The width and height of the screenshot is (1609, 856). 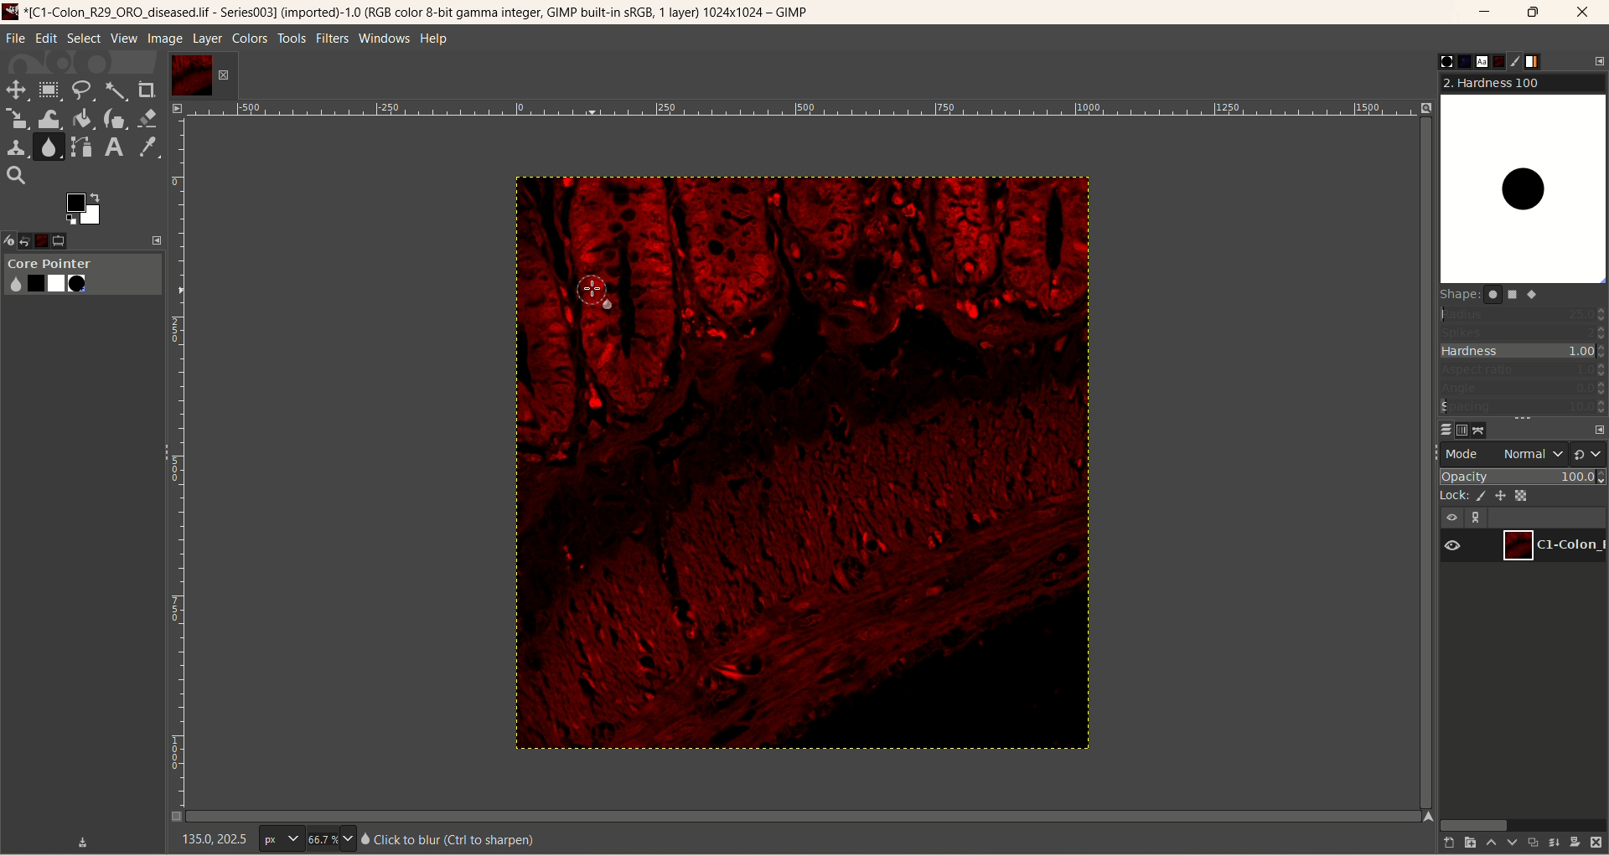 What do you see at coordinates (1507, 494) in the screenshot?
I see `lock position and size` at bounding box center [1507, 494].